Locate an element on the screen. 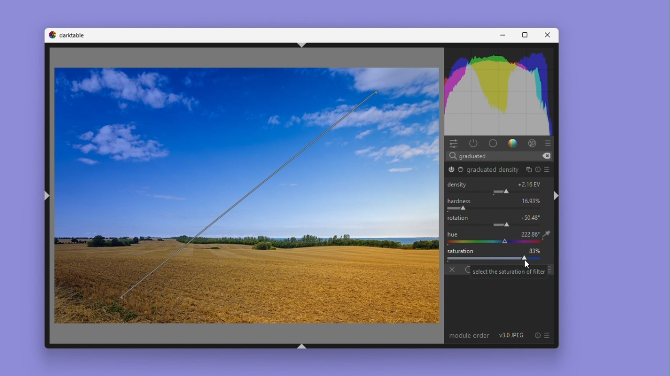  cursor is located at coordinates (526, 264).